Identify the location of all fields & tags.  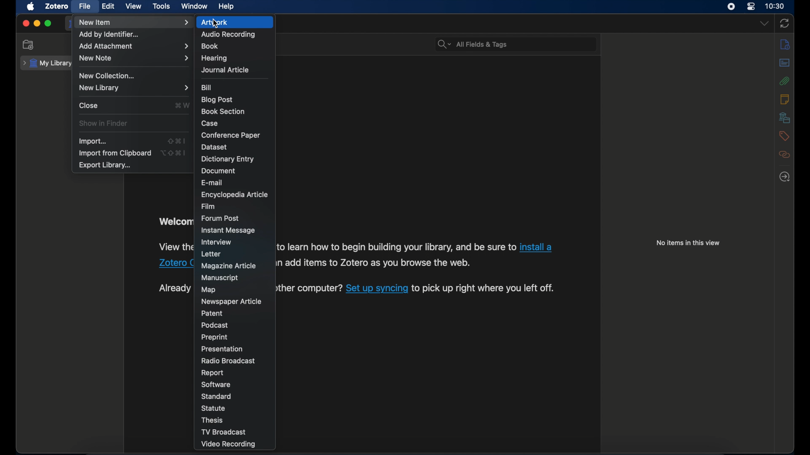
(472, 44).